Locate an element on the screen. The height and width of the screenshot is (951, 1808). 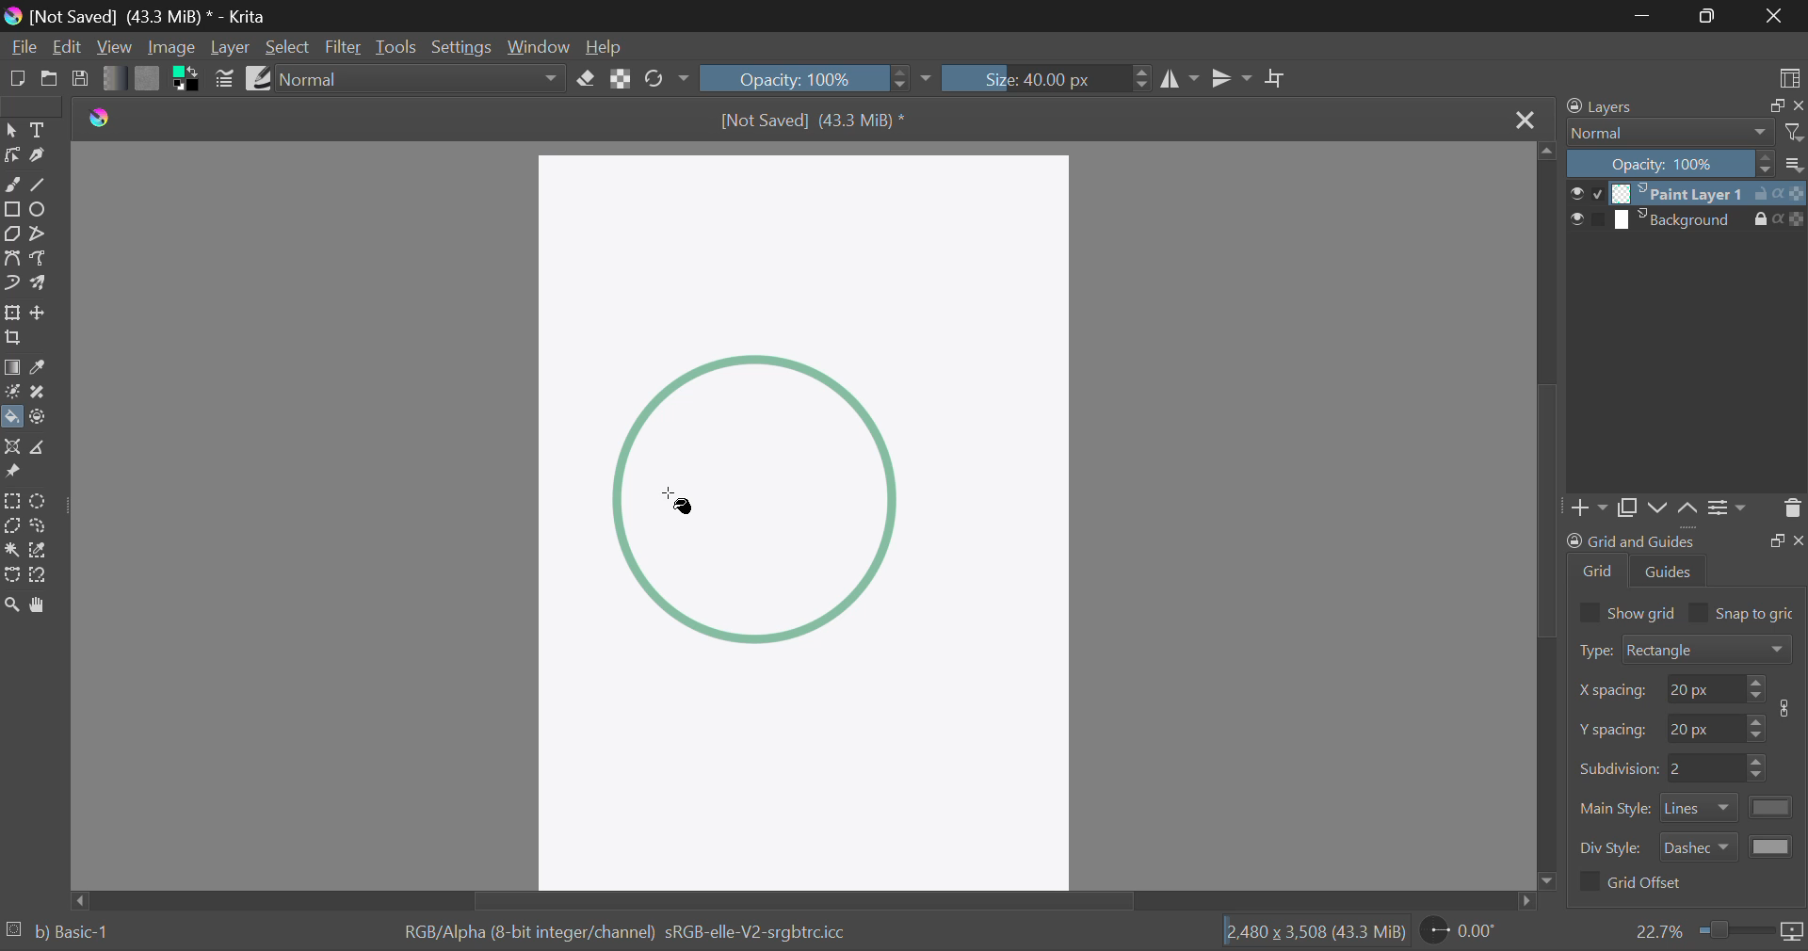
Grid Offset is located at coordinates (1635, 884).